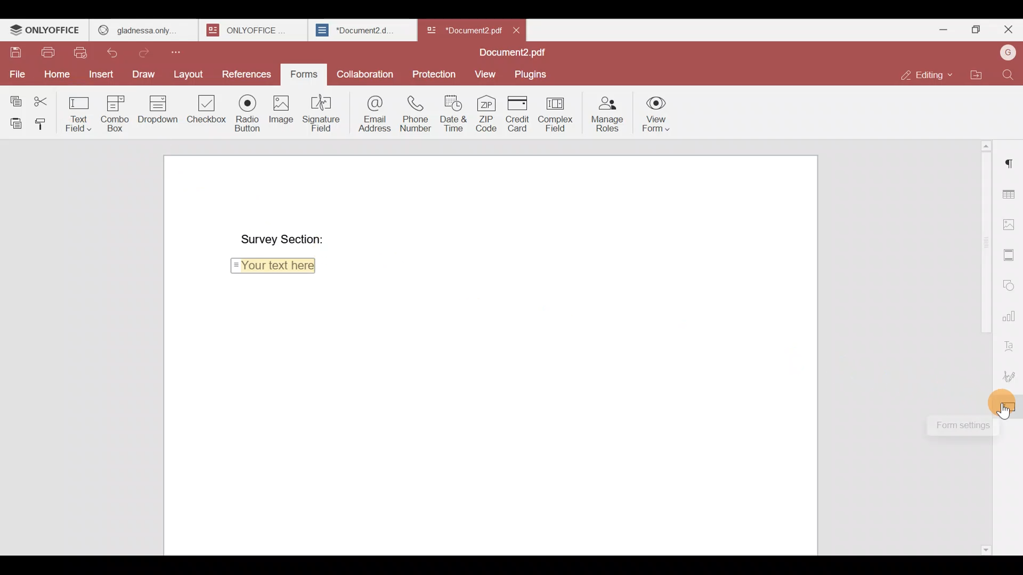 The image size is (1023, 575). I want to click on Radio, so click(247, 111).